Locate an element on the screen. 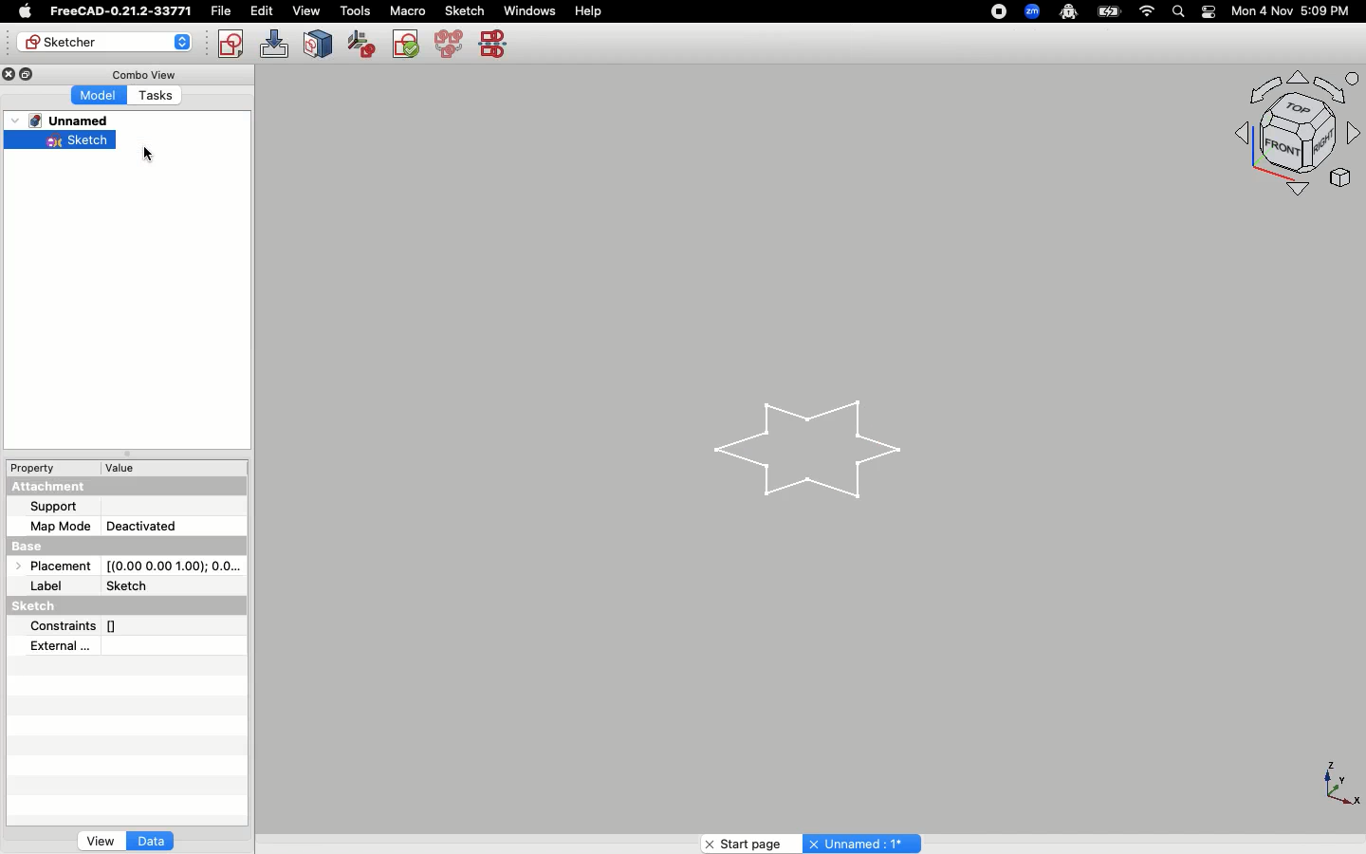 The height and width of the screenshot is (854, 1366). Search is located at coordinates (1177, 10).